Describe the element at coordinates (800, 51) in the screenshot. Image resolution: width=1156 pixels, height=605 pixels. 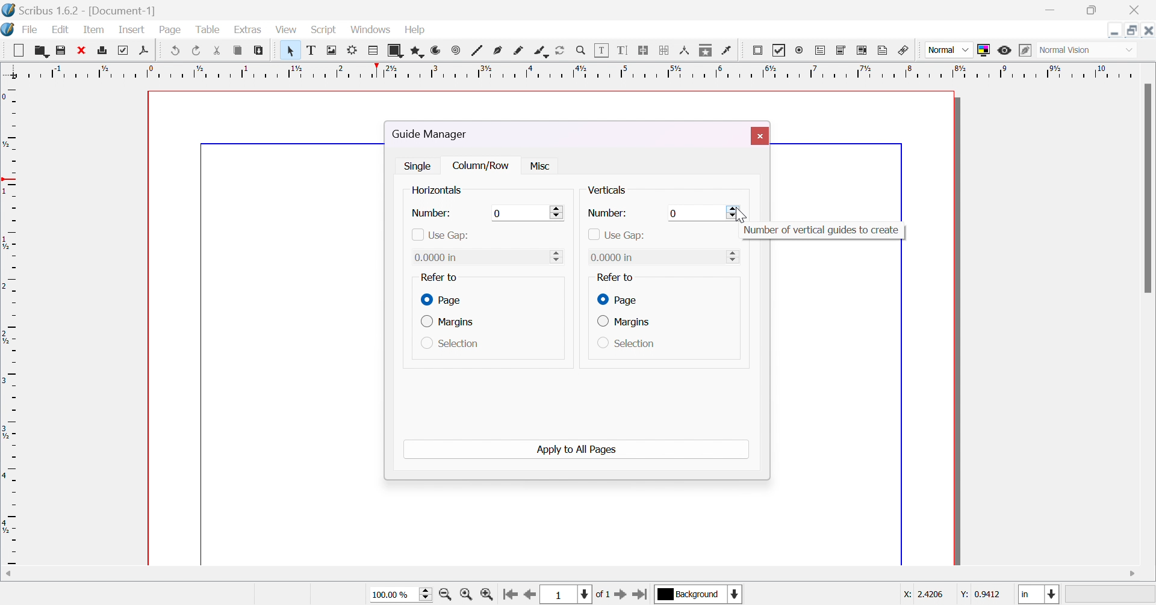
I see `PDF radio button` at that location.